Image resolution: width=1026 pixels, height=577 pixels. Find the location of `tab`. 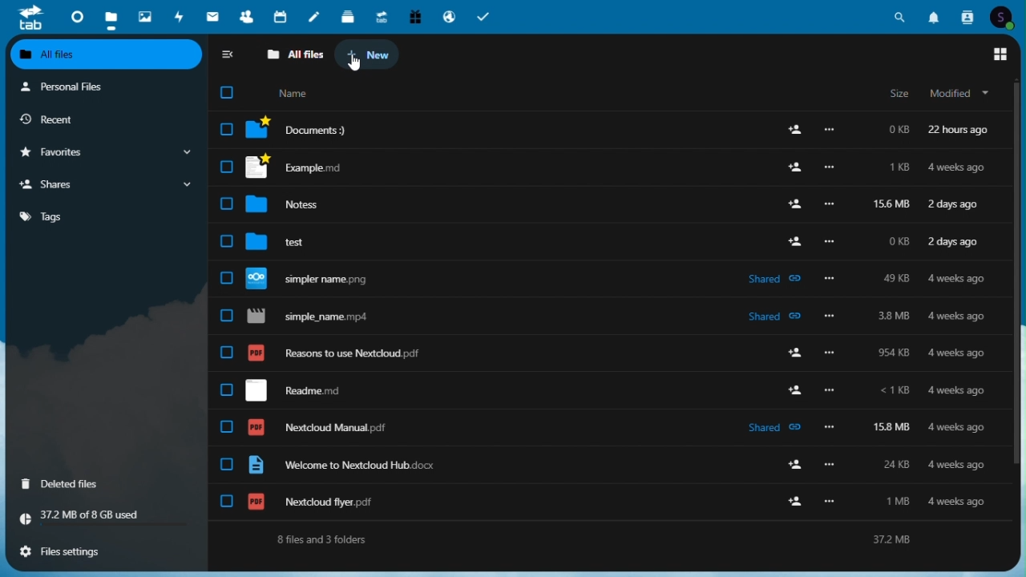

tab is located at coordinates (29, 18).